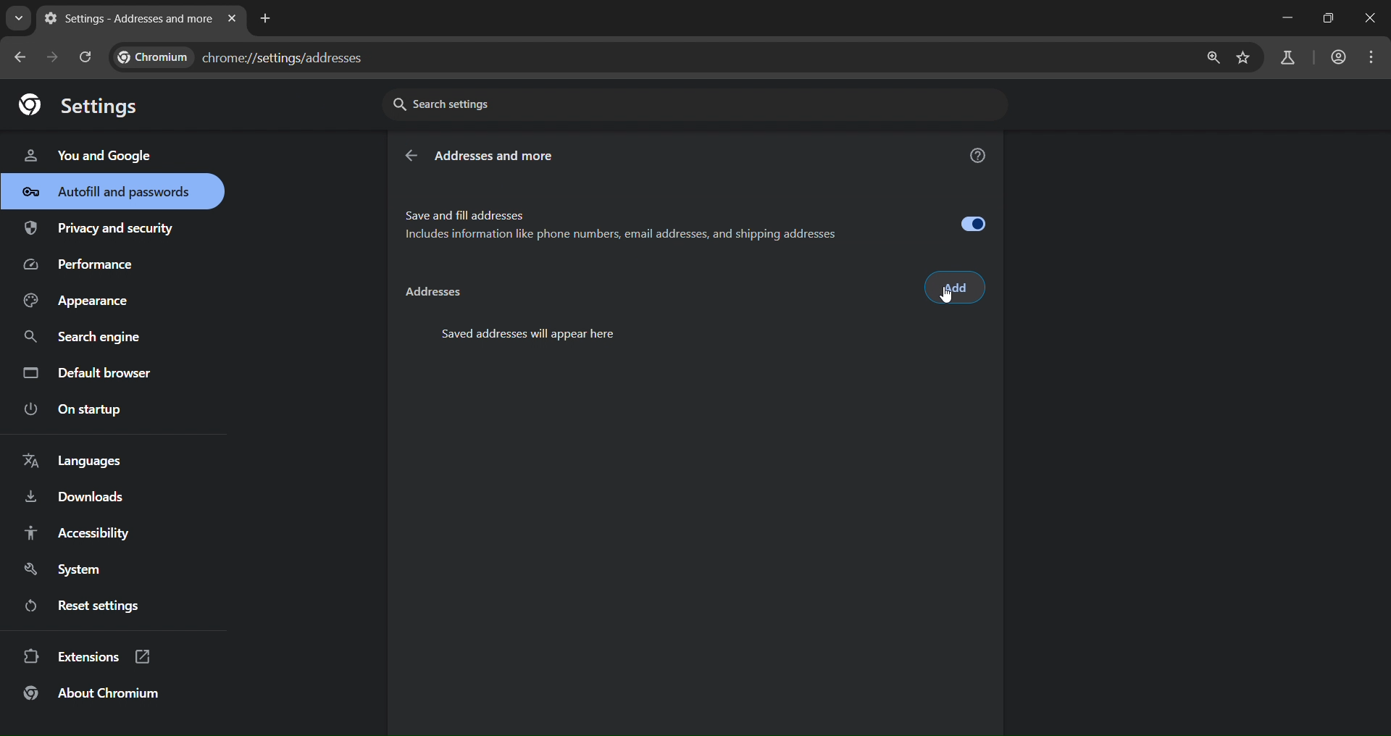  Describe the element at coordinates (1284, 18) in the screenshot. I see `minimize` at that location.